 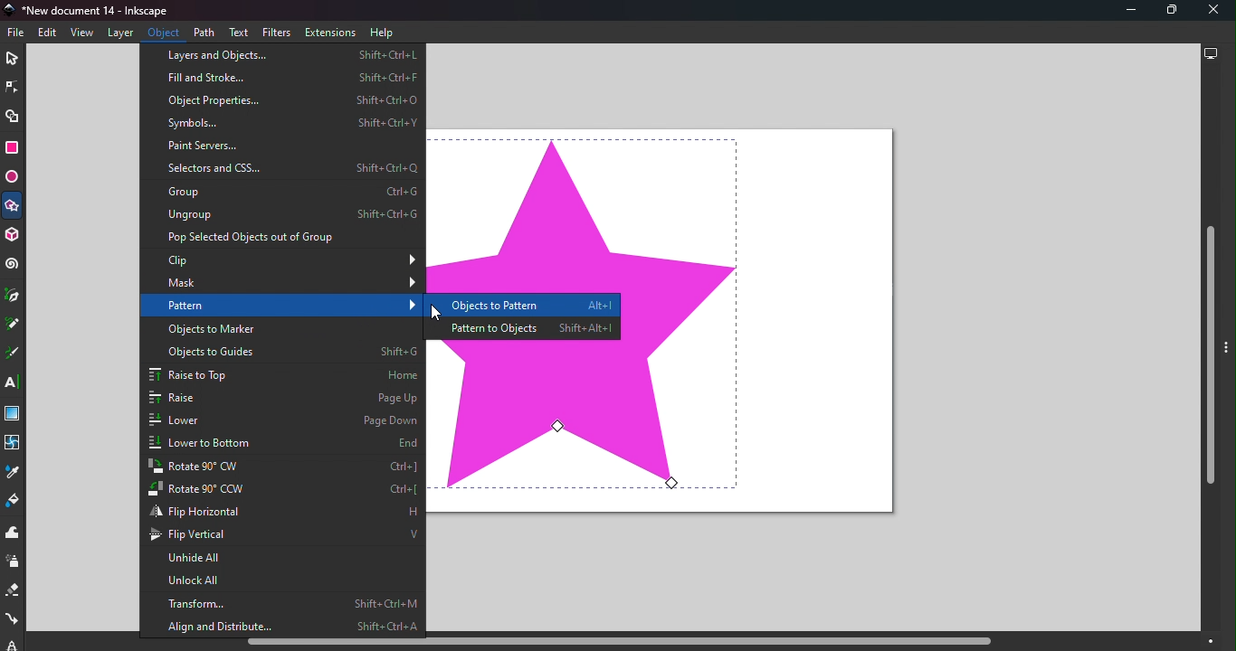 What do you see at coordinates (679, 318) in the screenshot?
I see `shape` at bounding box center [679, 318].